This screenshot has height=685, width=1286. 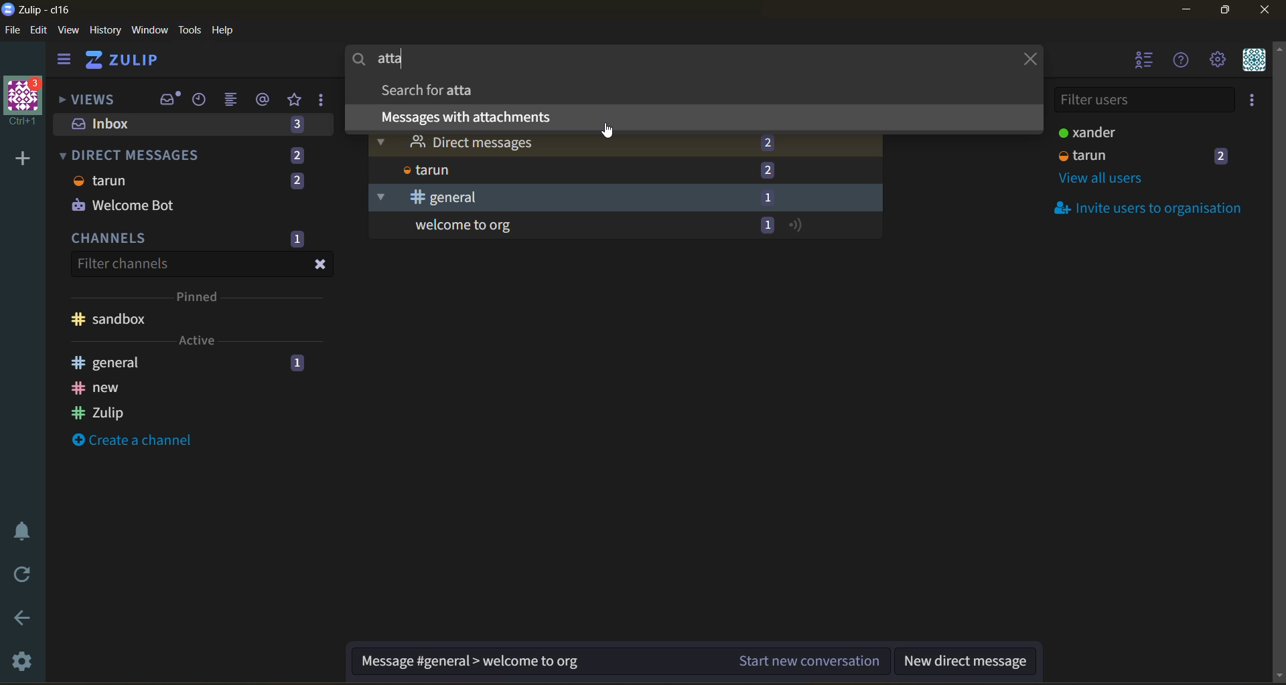 I want to click on drafts and reactions, so click(x=322, y=101).